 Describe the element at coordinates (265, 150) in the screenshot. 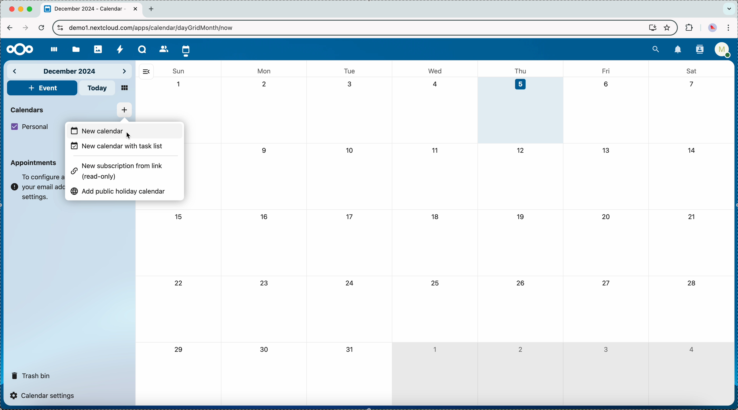

I see `9` at that location.